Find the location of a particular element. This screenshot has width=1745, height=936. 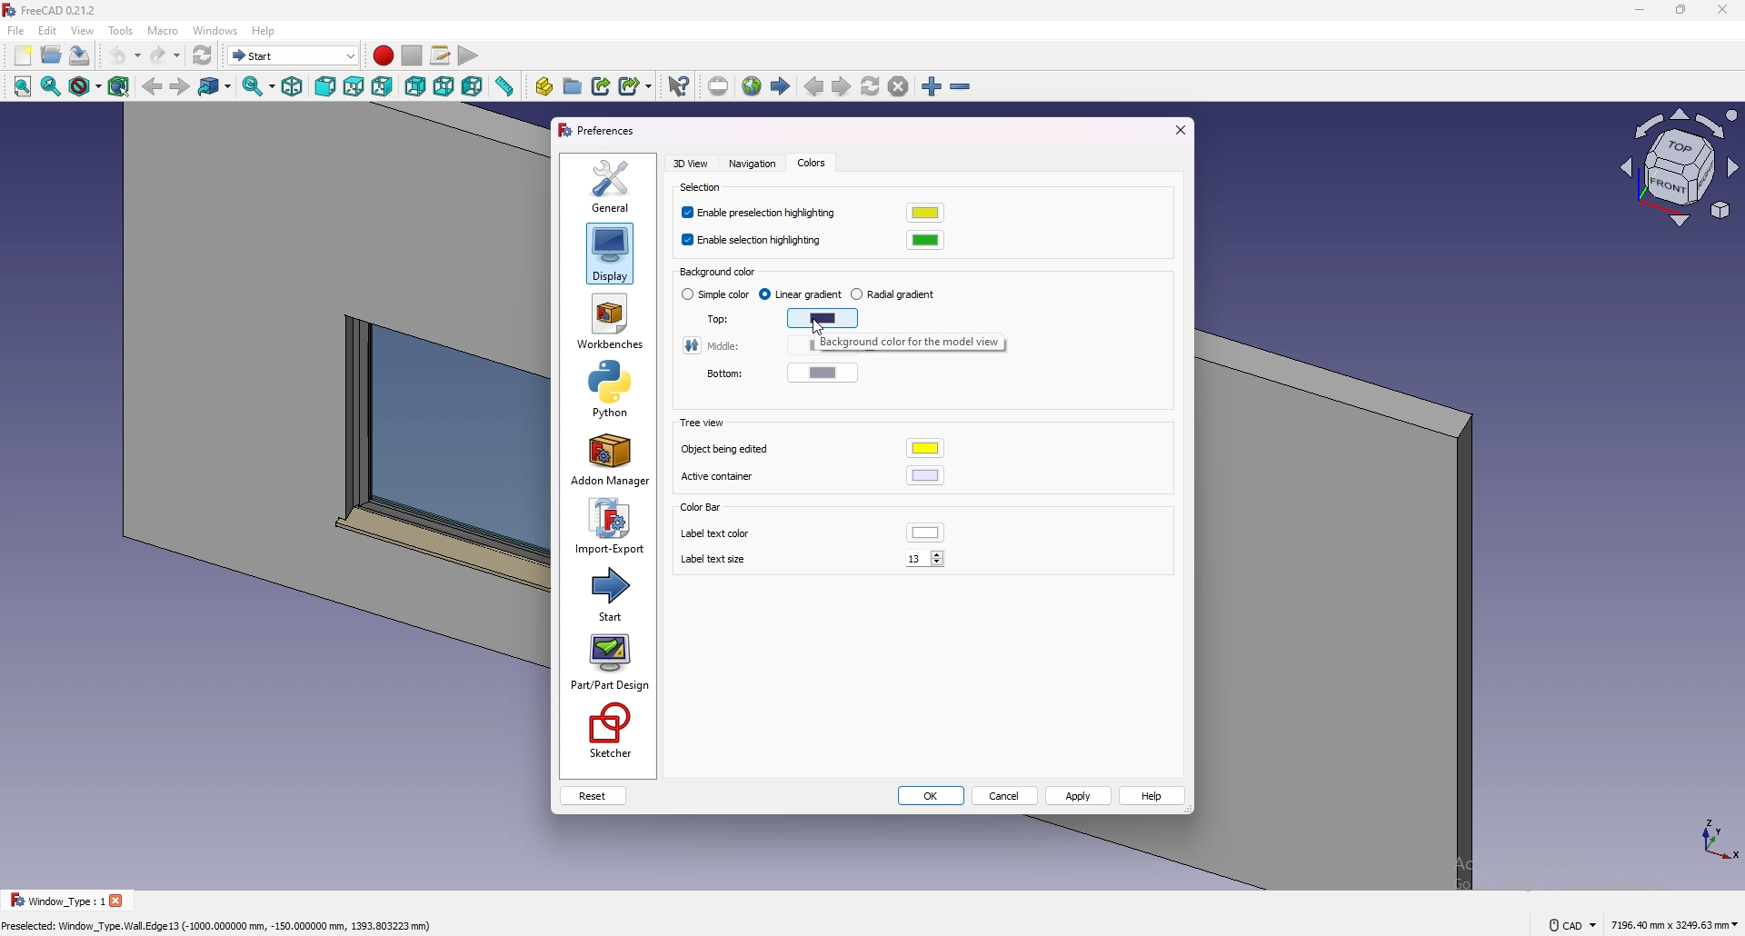

tree view is located at coordinates (700, 423).